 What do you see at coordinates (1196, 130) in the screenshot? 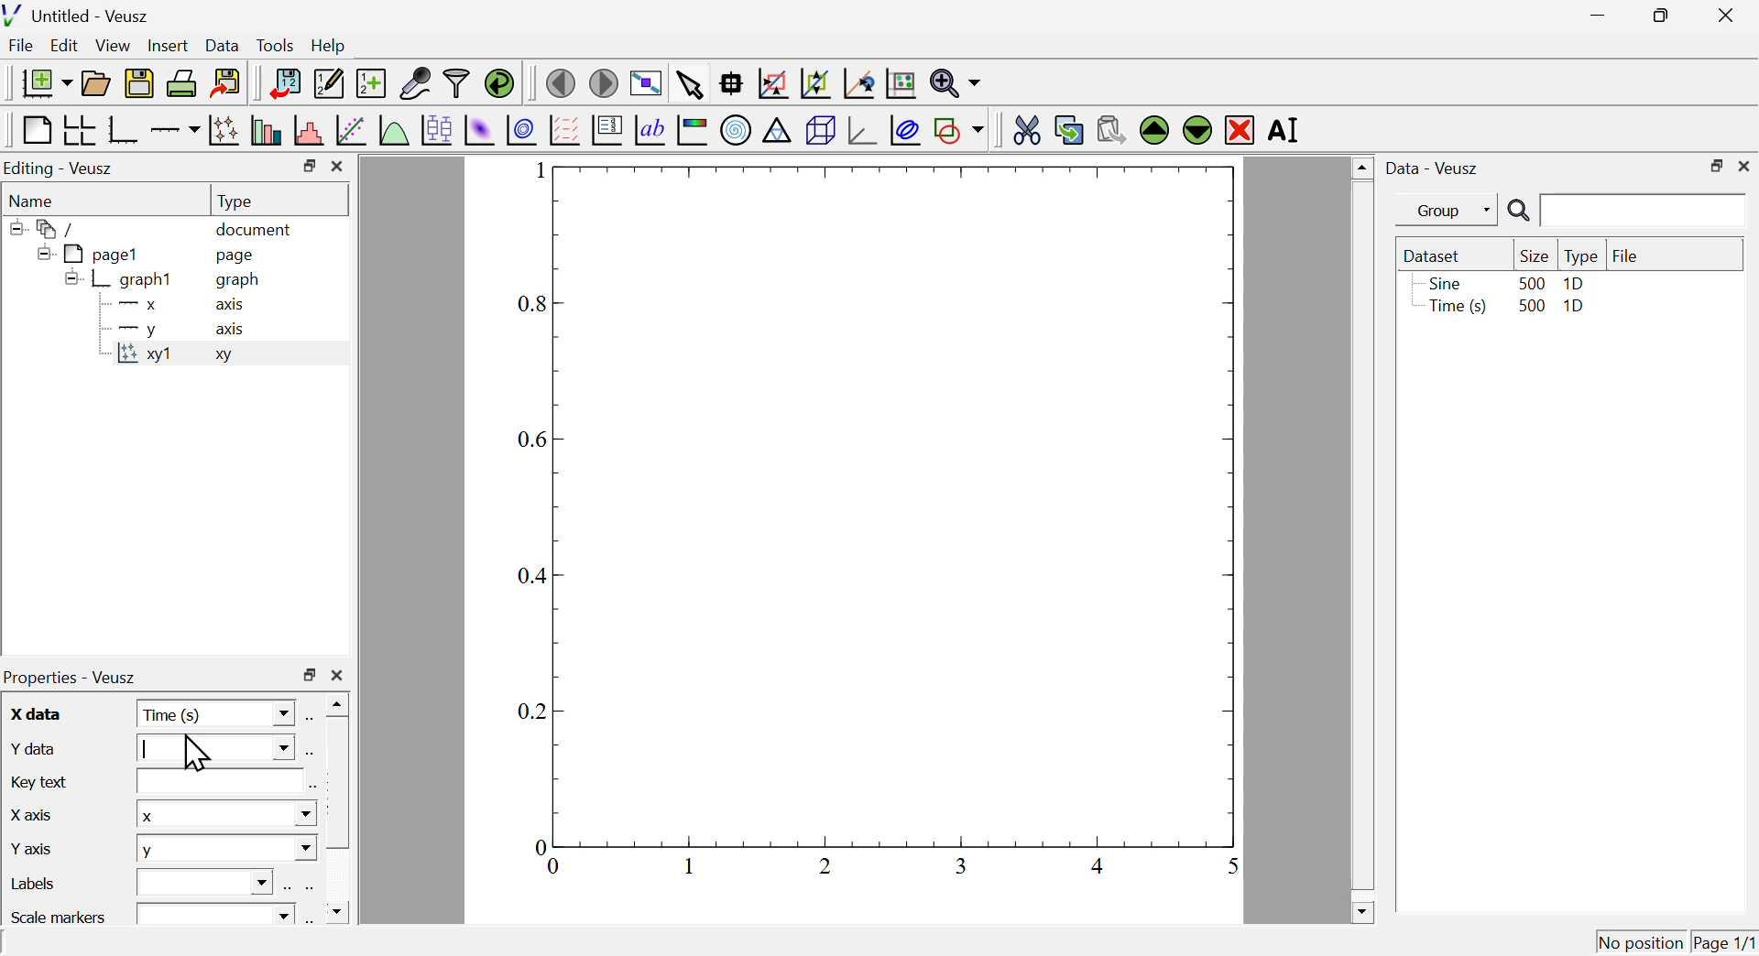
I see `move the selected widget down` at bounding box center [1196, 130].